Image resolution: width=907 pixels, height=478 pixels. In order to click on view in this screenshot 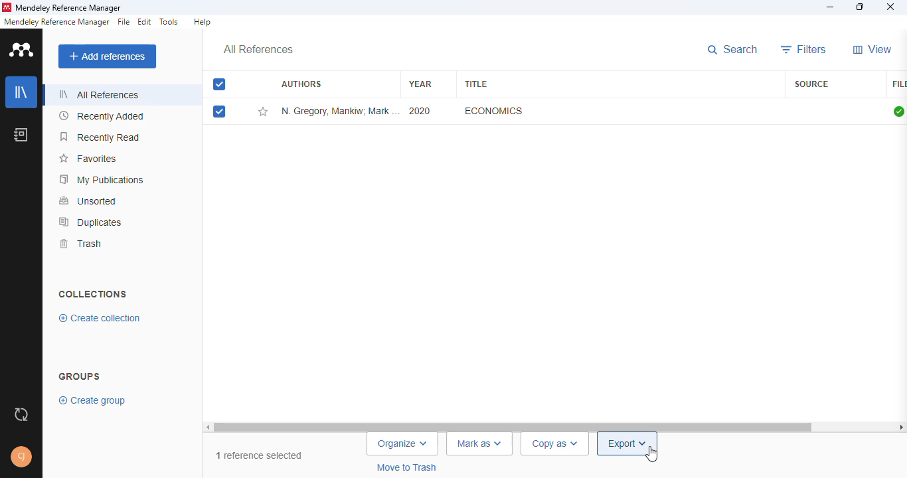, I will do `click(872, 49)`.